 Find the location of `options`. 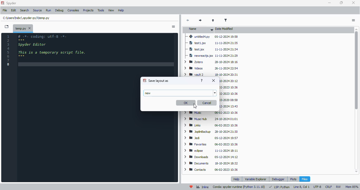

options is located at coordinates (353, 21).